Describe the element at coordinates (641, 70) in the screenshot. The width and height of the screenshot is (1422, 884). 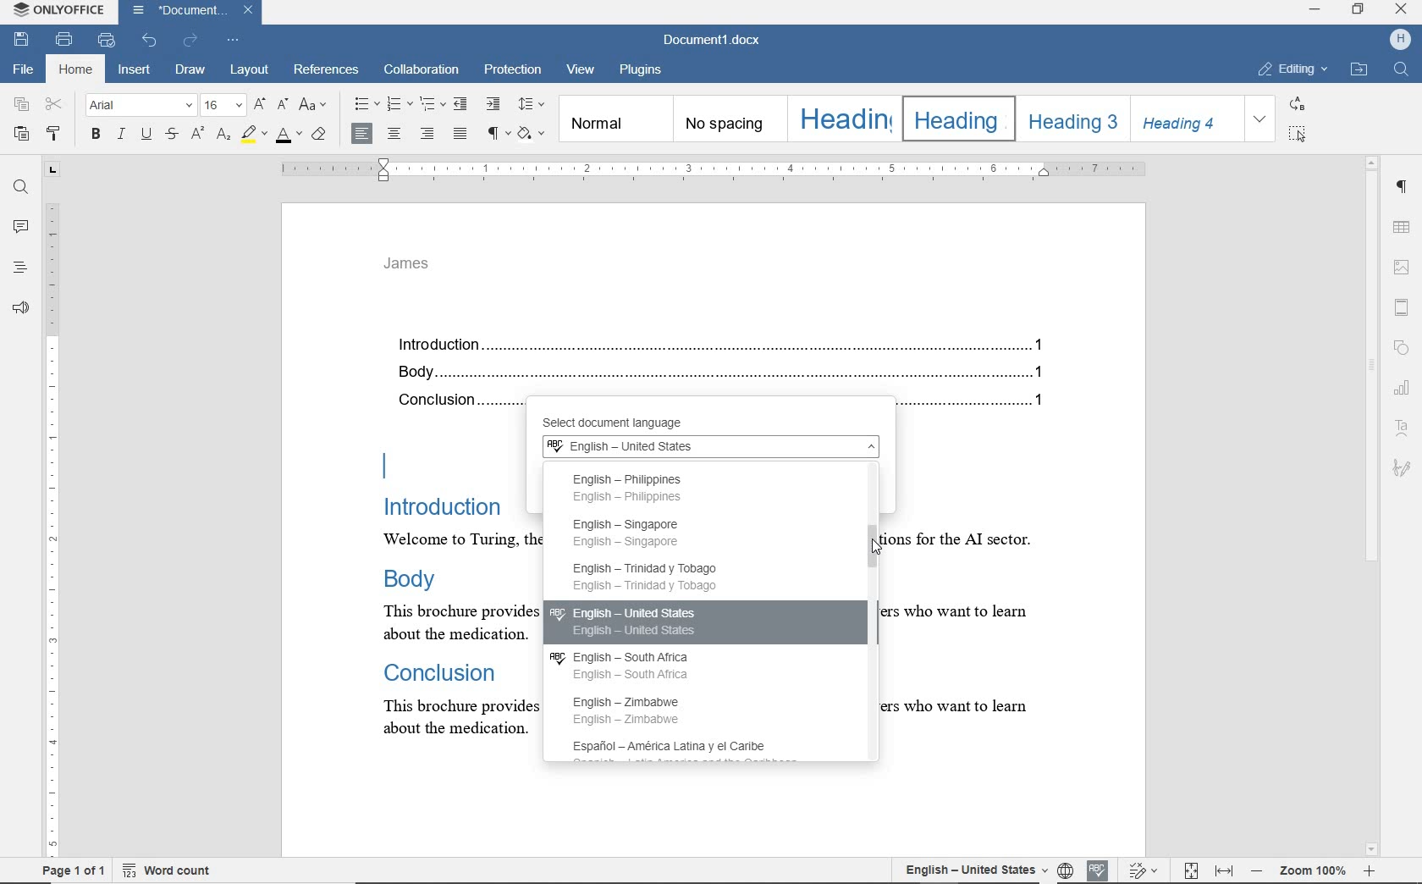
I see `plugins` at that location.